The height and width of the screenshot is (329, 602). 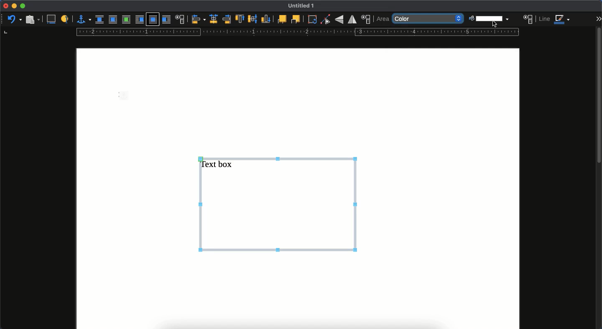 What do you see at coordinates (296, 20) in the screenshot?
I see `back one` at bounding box center [296, 20].